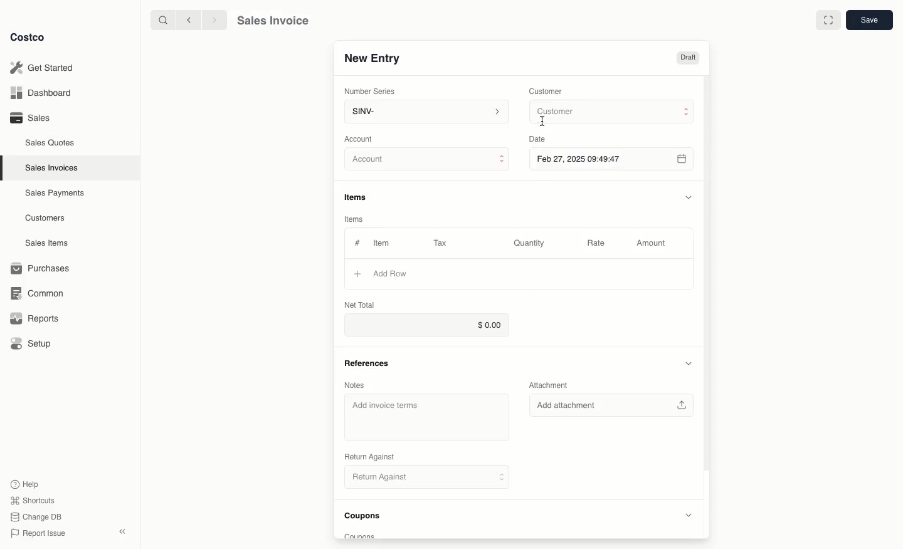  Describe the element at coordinates (360, 198) in the screenshot. I see `Items` at that location.